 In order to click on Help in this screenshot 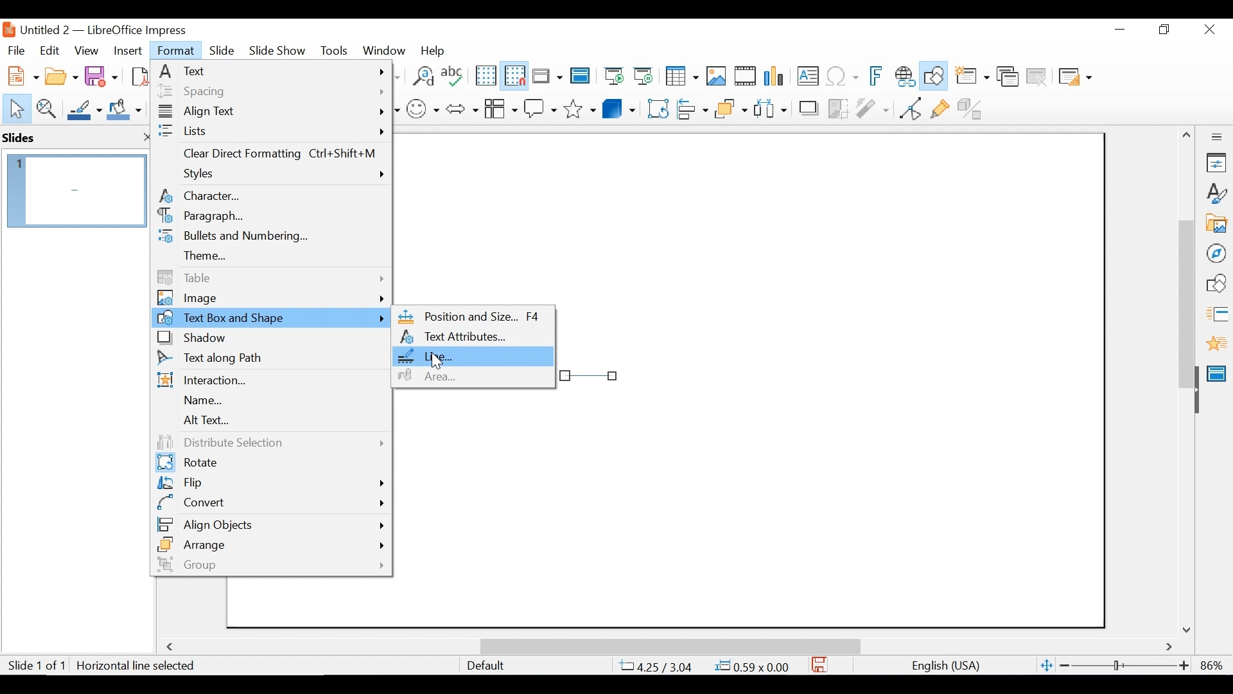, I will do `click(436, 50)`.